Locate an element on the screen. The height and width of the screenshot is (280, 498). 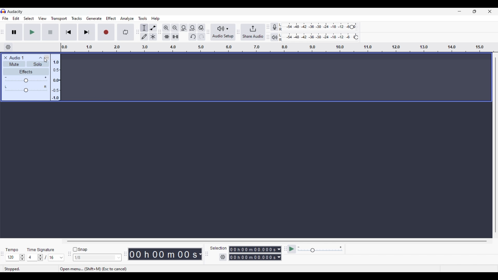
Redo is located at coordinates (201, 36).